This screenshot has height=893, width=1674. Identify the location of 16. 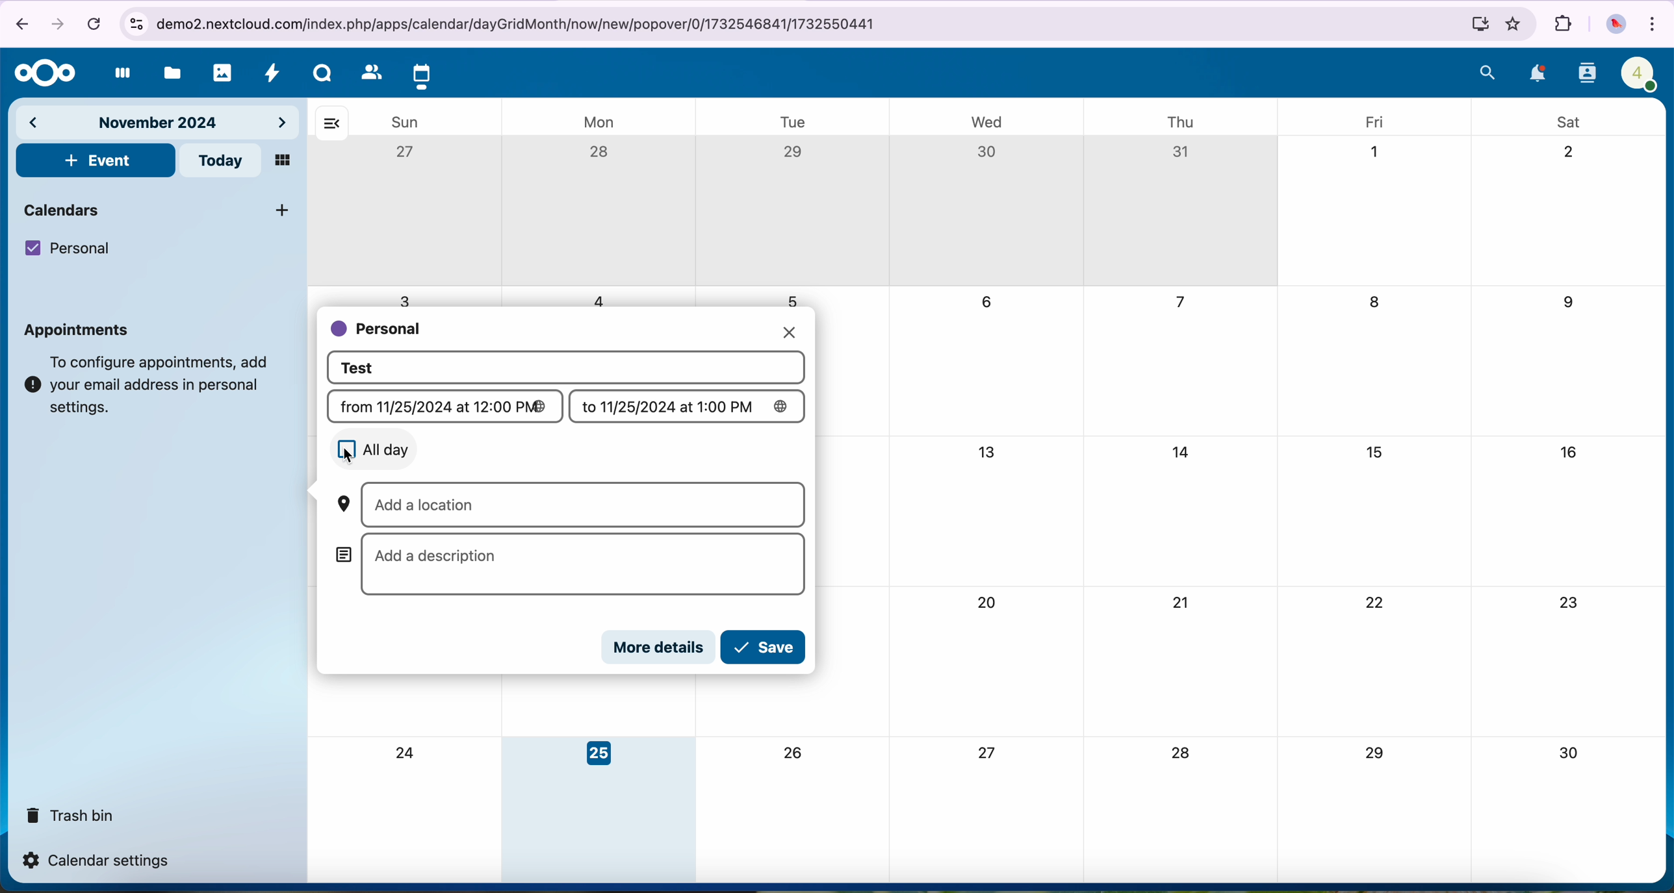
(1571, 452).